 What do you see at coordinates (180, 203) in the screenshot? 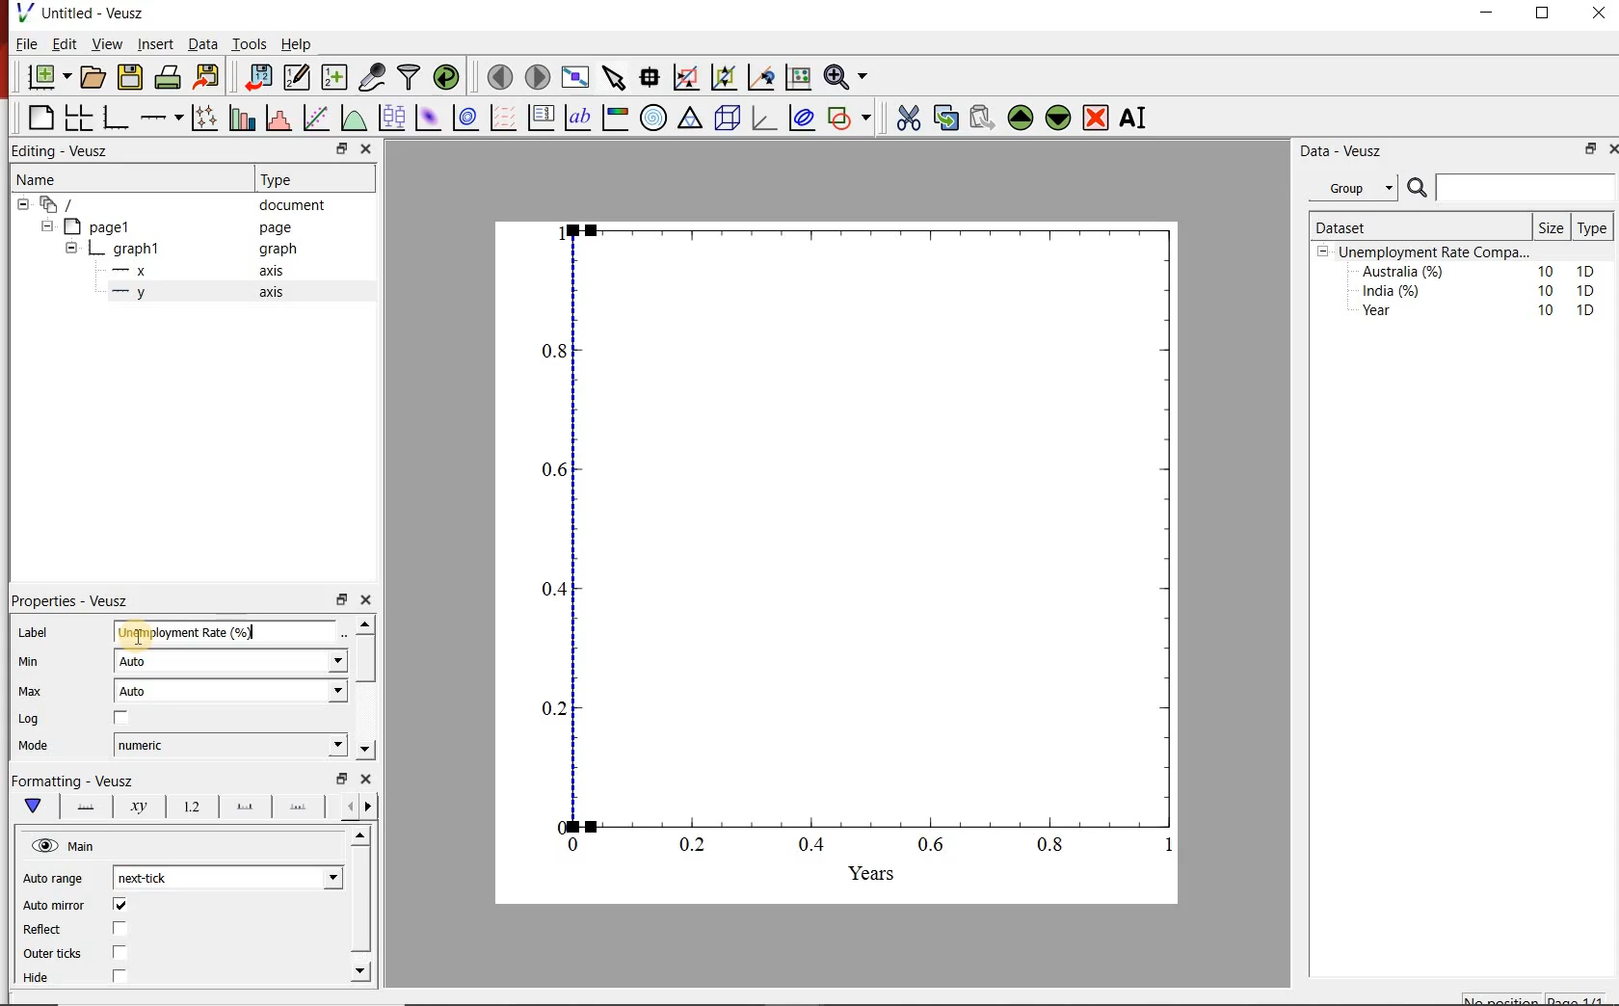
I see `‘document` at bounding box center [180, 203].